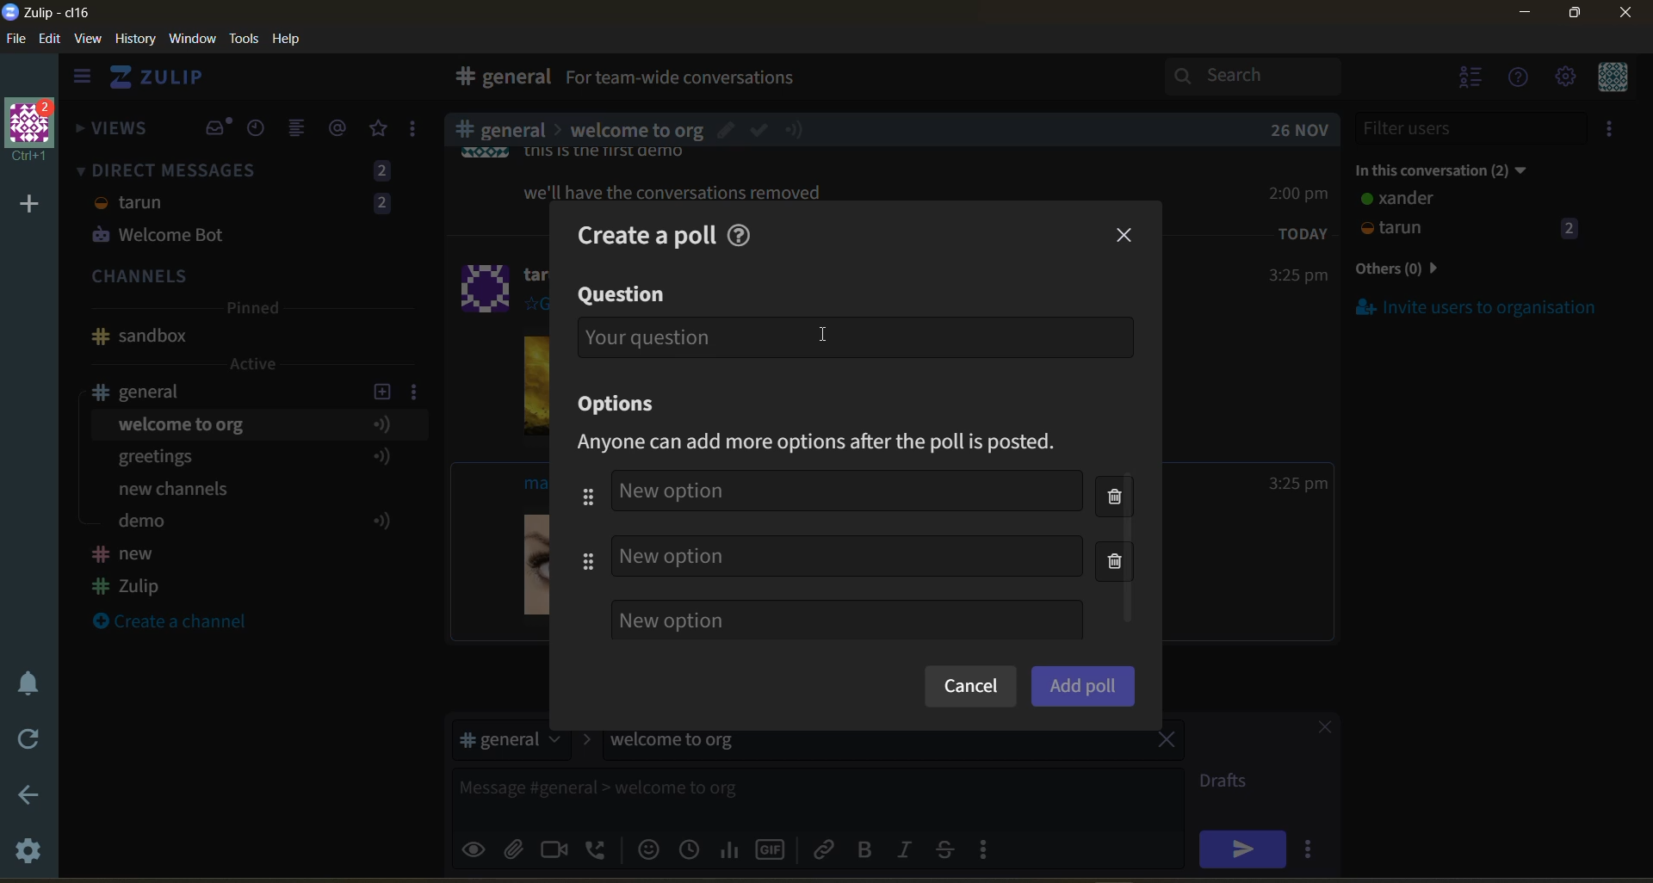 This screenshot has width=1653, height=883. I want to click on views, so click(113, 133).